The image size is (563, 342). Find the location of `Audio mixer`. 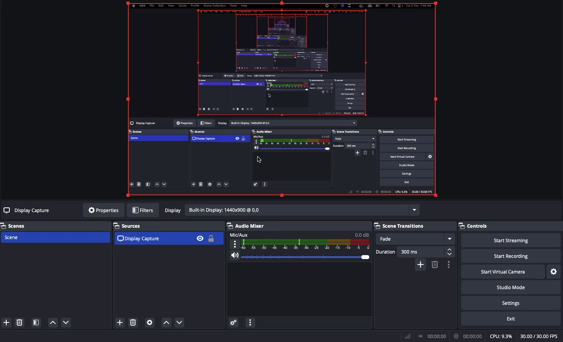

Audio mixer is located at coordinates (247, 225).